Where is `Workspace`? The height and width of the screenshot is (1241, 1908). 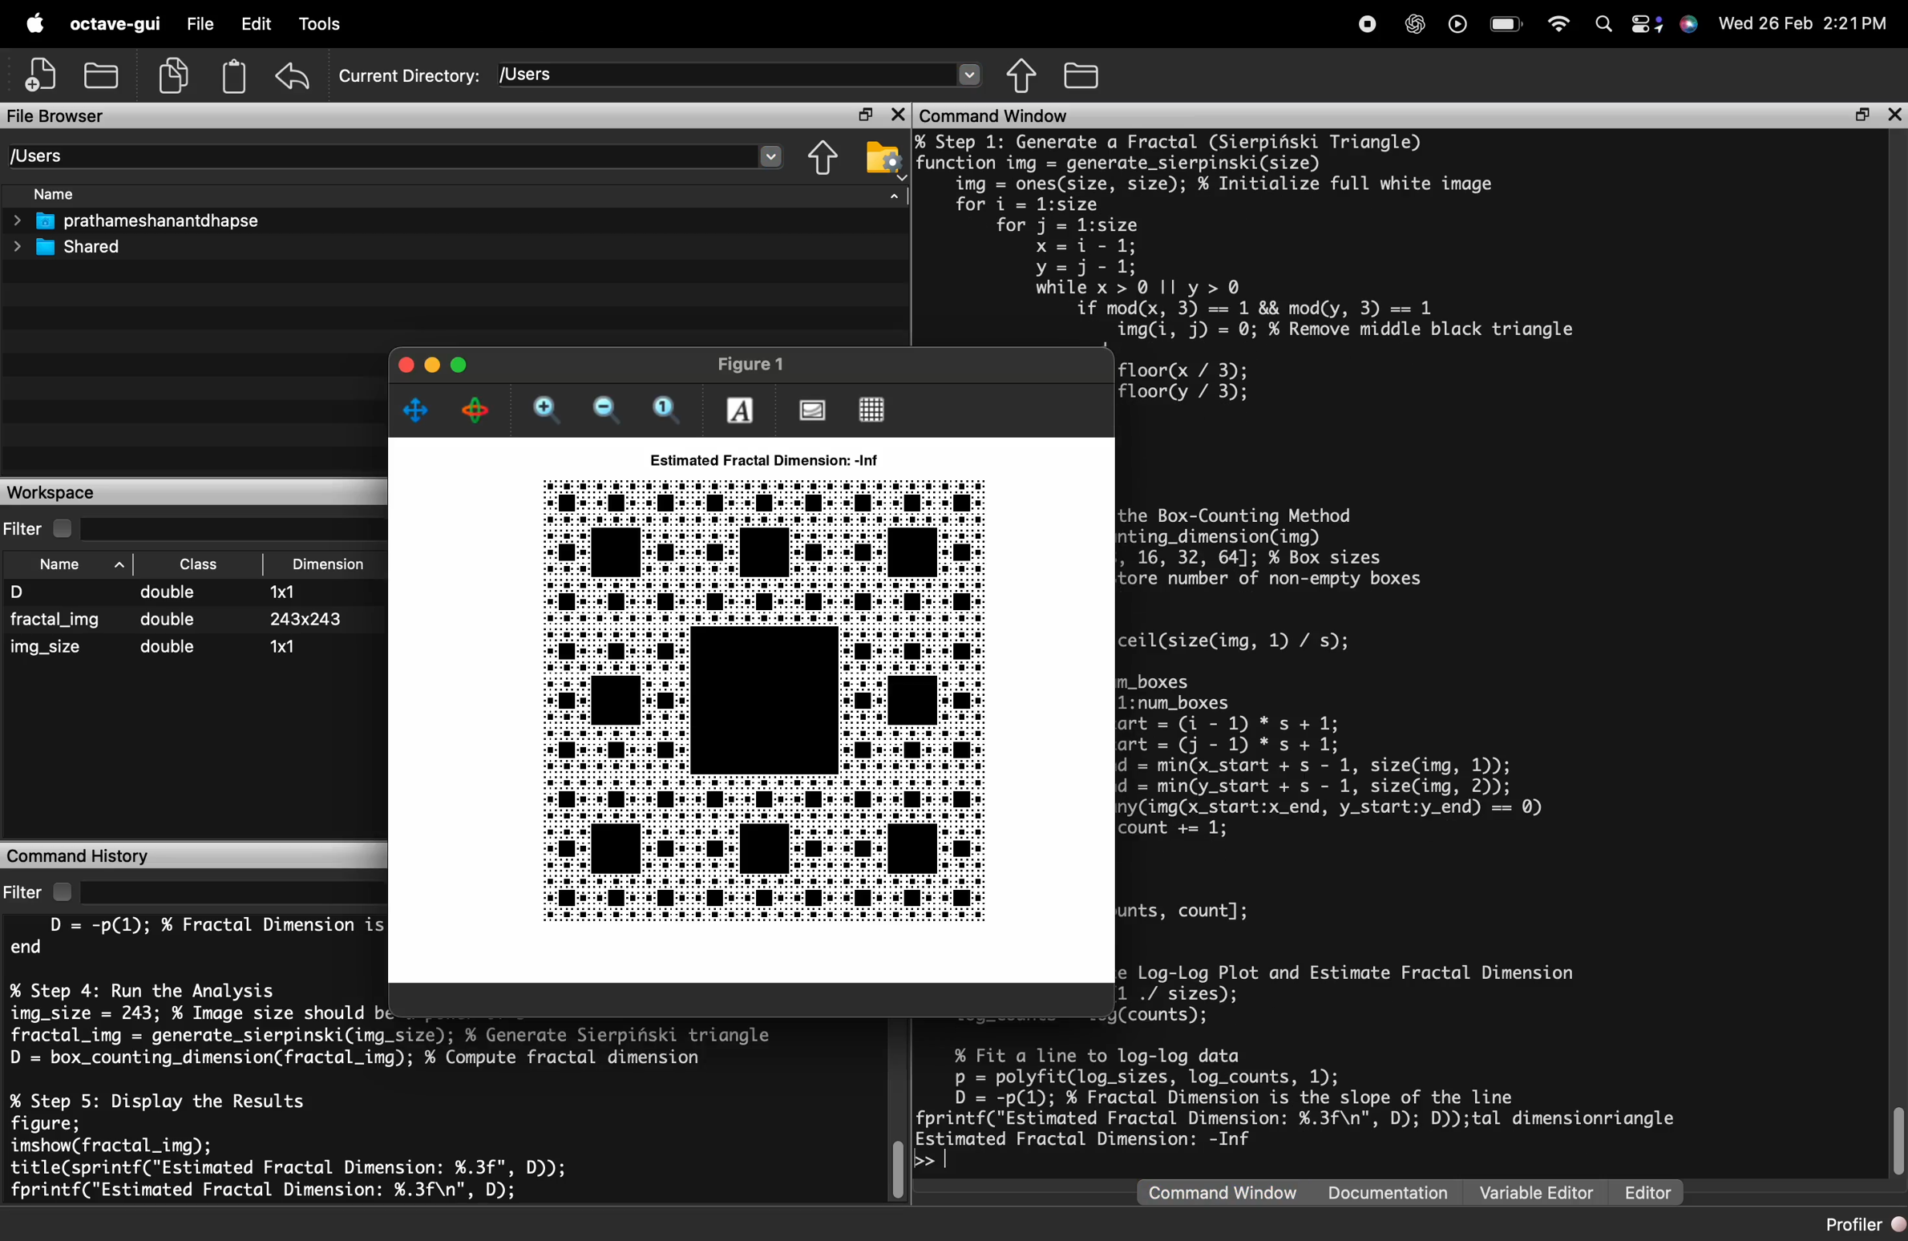
Workspace is located at coordinates (56, 489).